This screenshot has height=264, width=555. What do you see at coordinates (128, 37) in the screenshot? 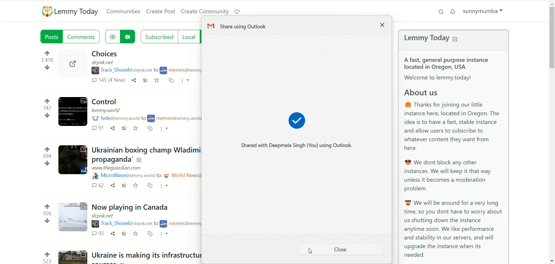
I see `hide posts` at bounding box center [128, 37].